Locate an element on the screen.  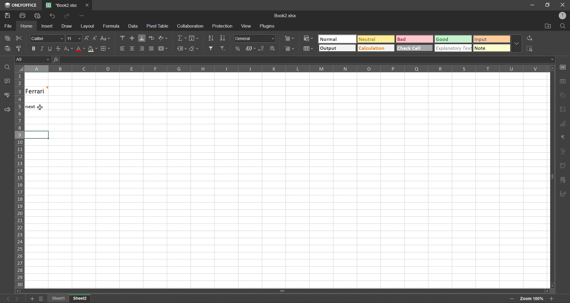
more options is located at coordinates (515, 44).